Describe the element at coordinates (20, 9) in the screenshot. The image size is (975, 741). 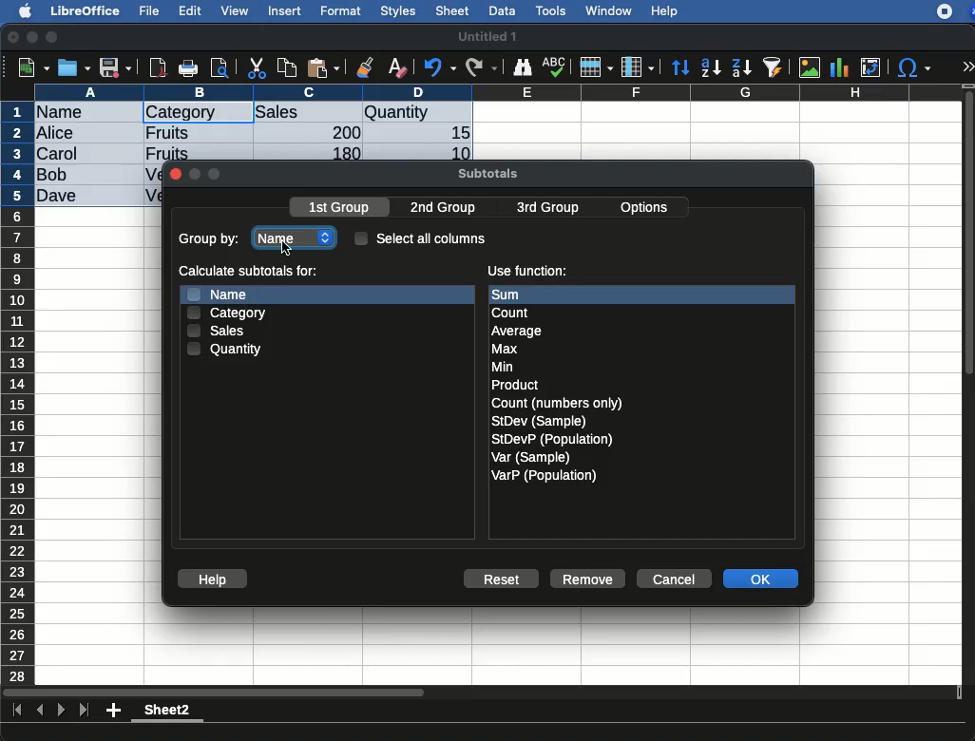
I see `apple` at that location.